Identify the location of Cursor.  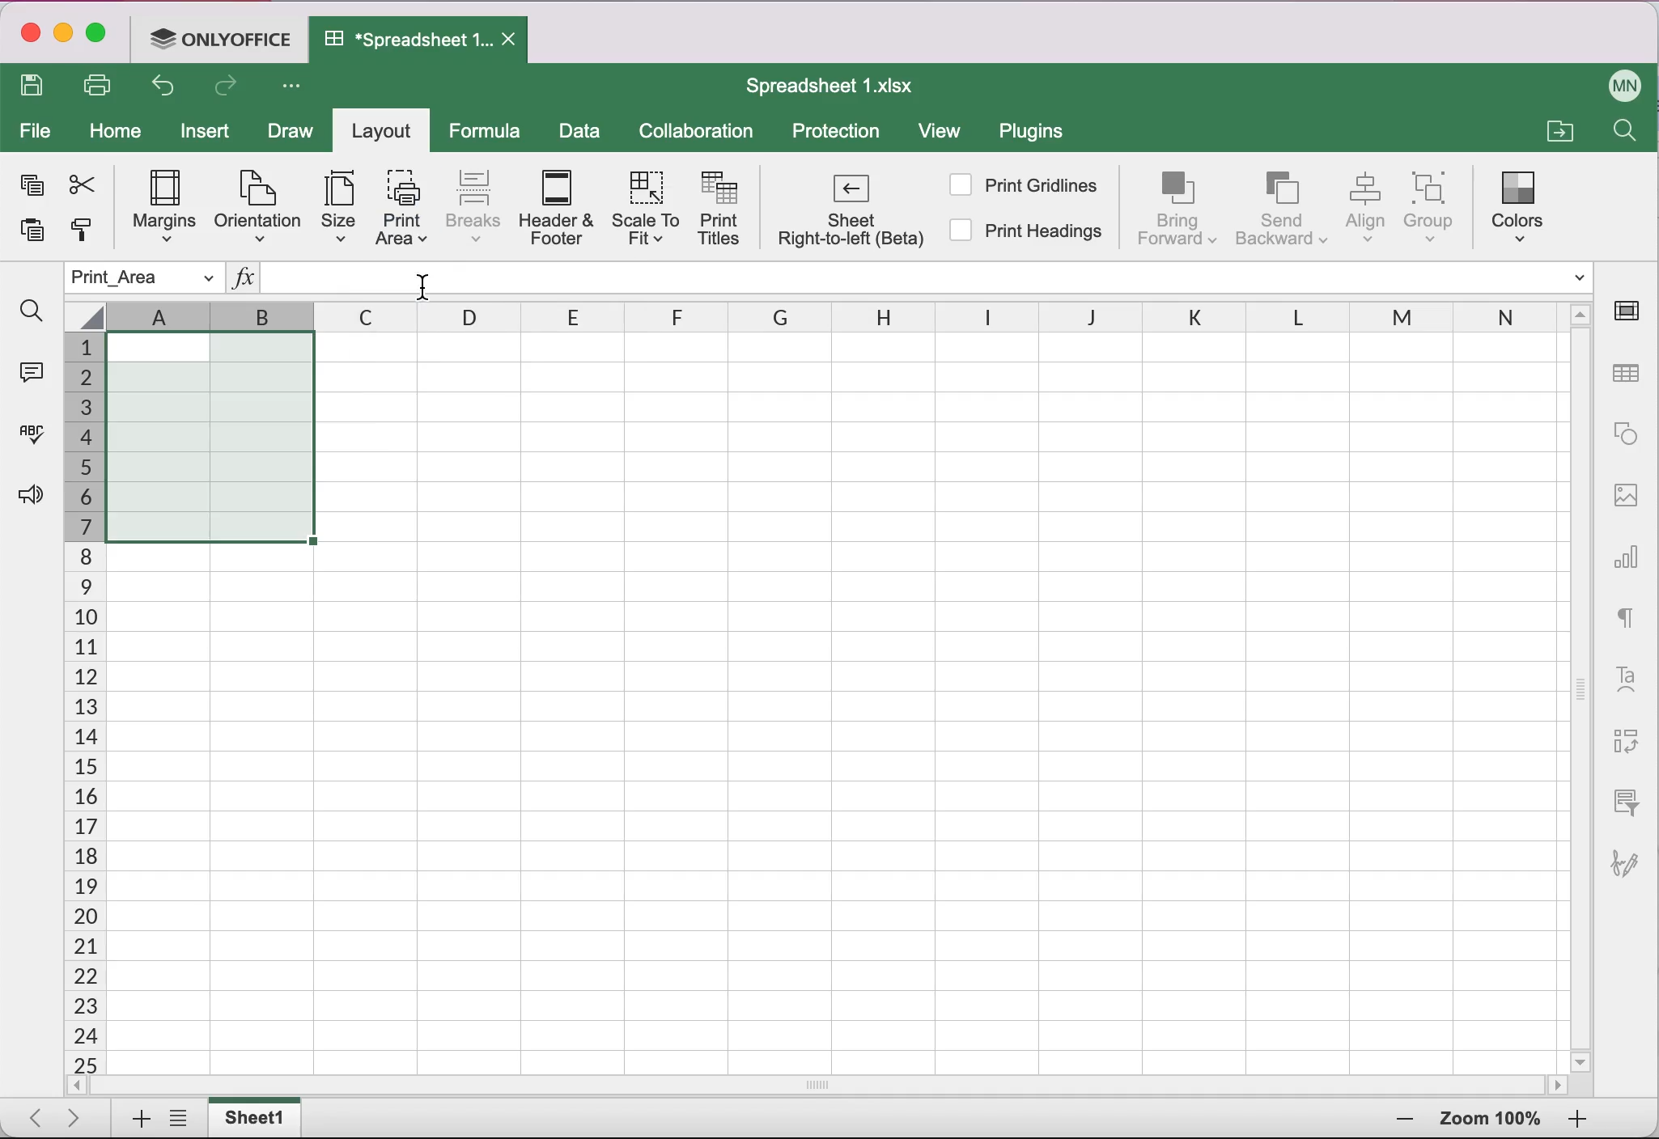
(421, 283).